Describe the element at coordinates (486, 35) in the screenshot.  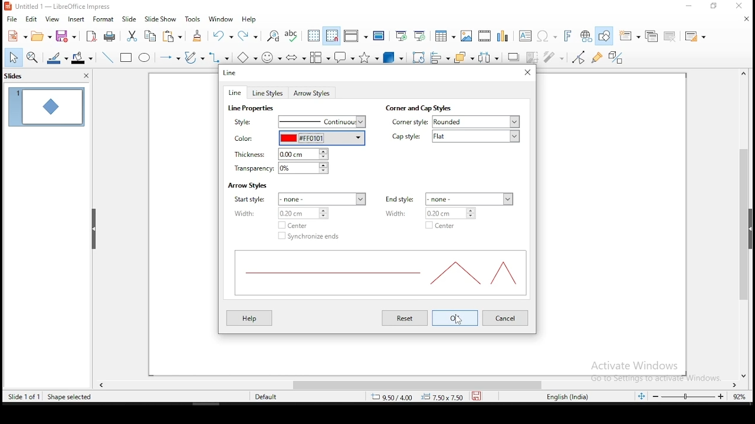
I see `insert audio or video` at that location.